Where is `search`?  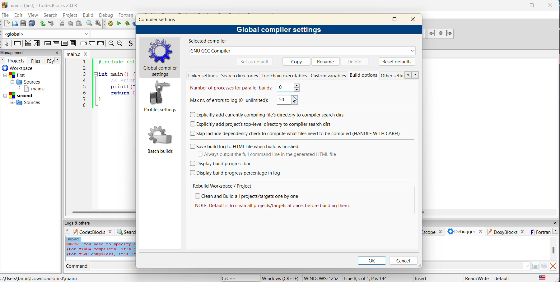
search is located at coordinates (52, 15).